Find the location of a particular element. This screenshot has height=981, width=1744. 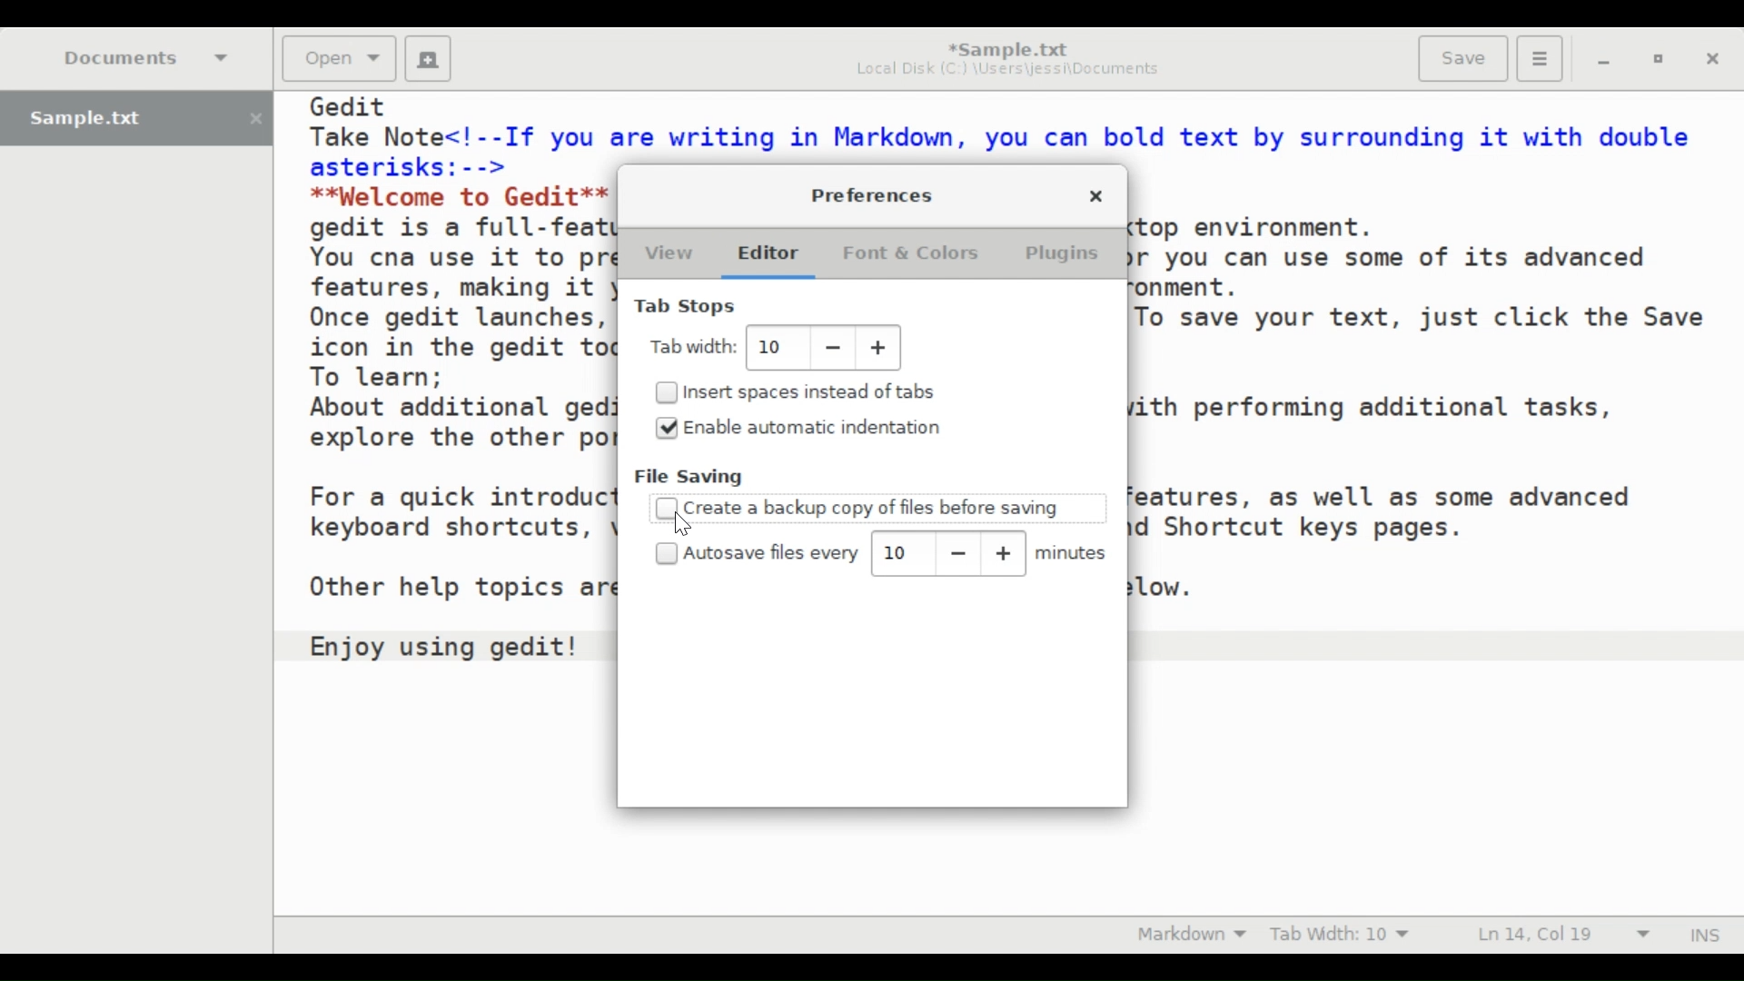

Tab Width: 10 is located at coordinates (1344, 935).